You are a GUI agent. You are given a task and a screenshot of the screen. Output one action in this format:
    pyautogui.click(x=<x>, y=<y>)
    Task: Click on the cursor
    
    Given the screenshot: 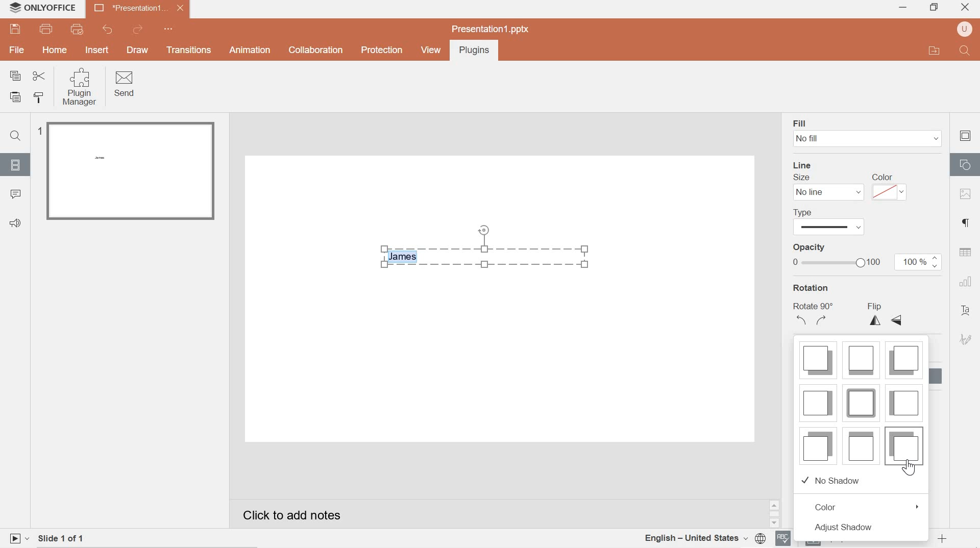 What is the action you would take?
    pyautogui.click(x=909, y=467)
    